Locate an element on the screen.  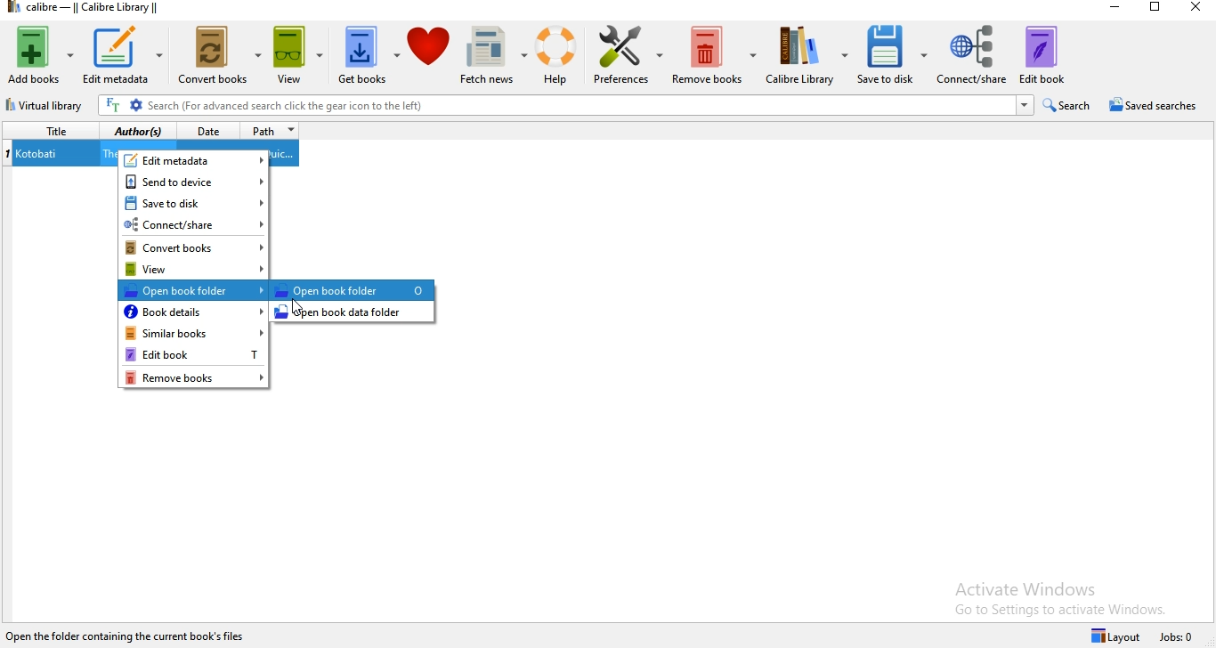
help is located at coordinates (553, 54).